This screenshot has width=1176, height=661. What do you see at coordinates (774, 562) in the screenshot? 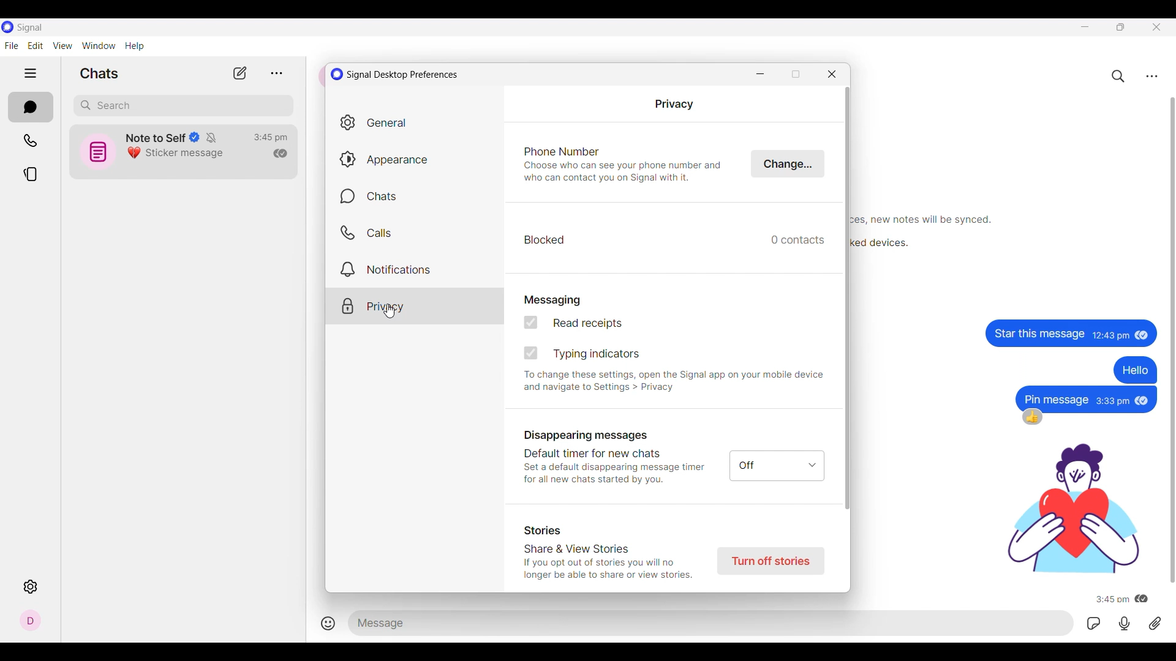
I see `Turn off stories` at bounding box center [774, 562].